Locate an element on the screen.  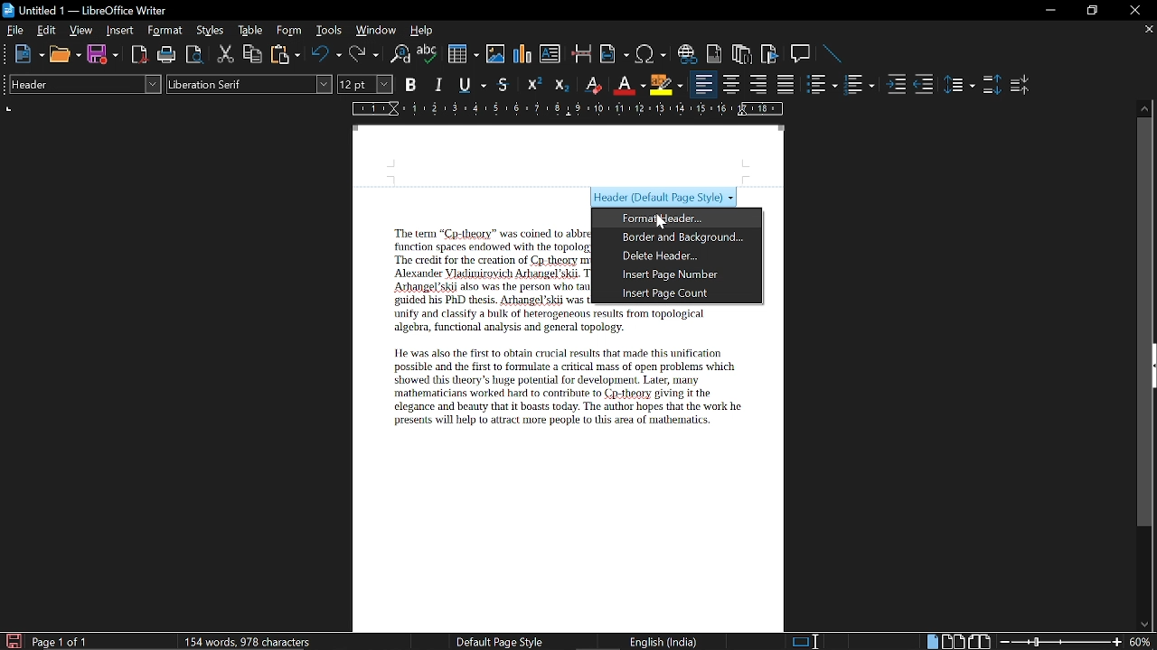
Standard seleciton is located at coordinates (809, 642).